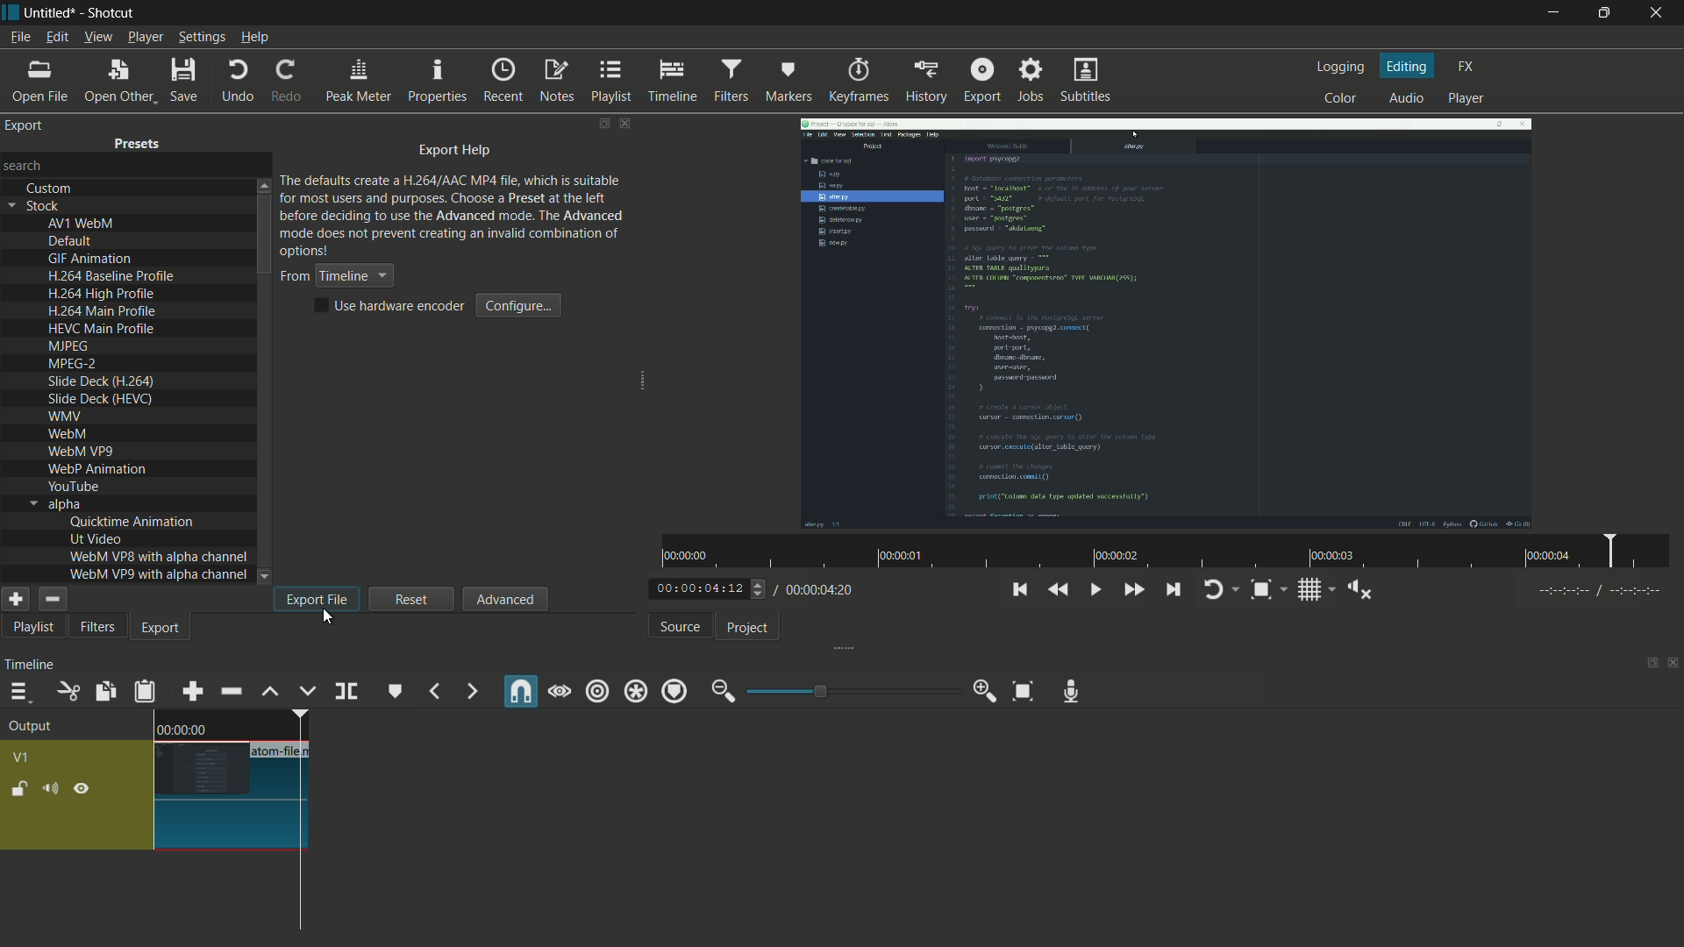 The height and width of the screenshot is (947, 1684). I want to click on help menu, so click(255, 38).